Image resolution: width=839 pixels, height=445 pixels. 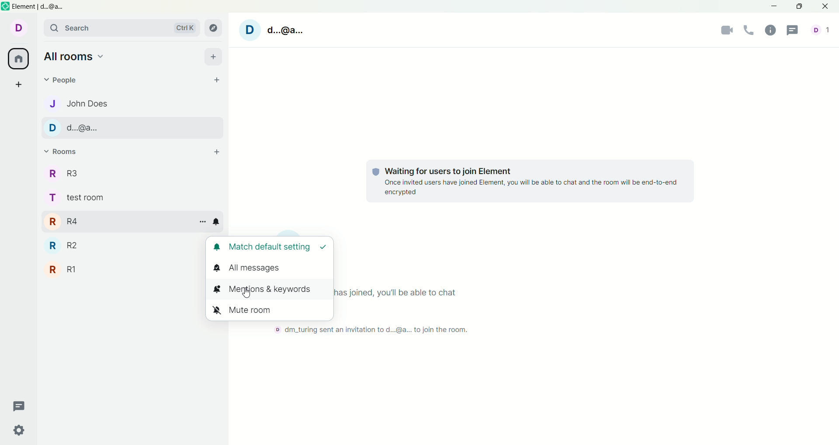 I want to click on Software logo, so click(x=5, y=6).